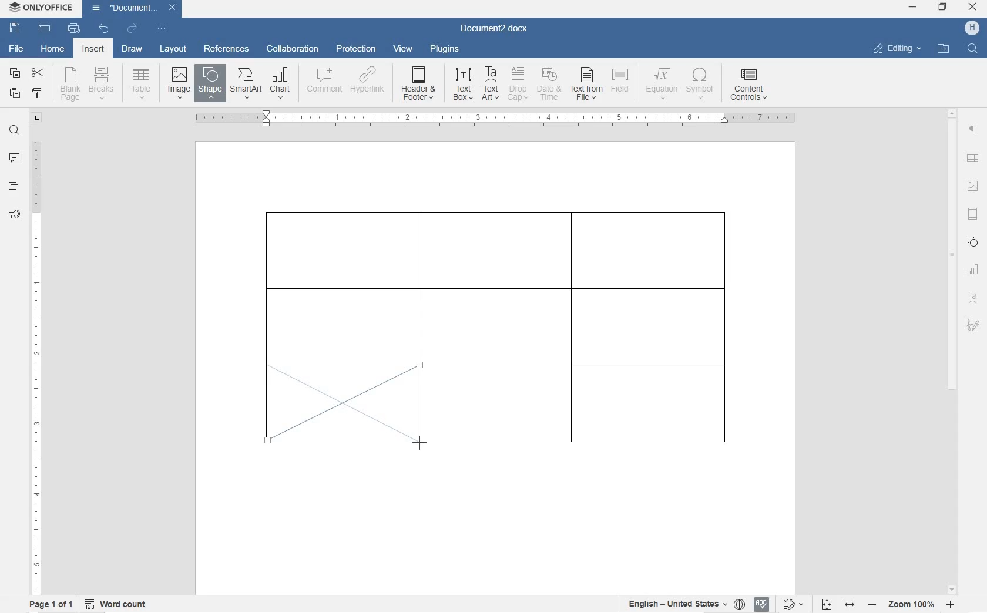 This screenshot has height=613, width=987. Describe the element at coordinates (662, 84) in the screenshot. I see `EQUATION` at that location.